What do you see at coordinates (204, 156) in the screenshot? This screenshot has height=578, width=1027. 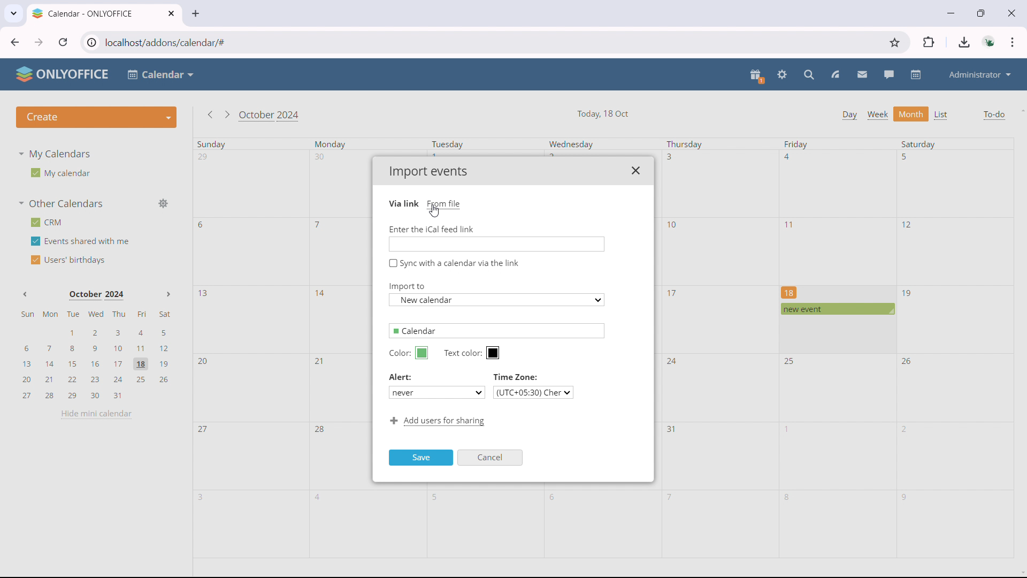 I see `29` at bounding box center [204, 156].